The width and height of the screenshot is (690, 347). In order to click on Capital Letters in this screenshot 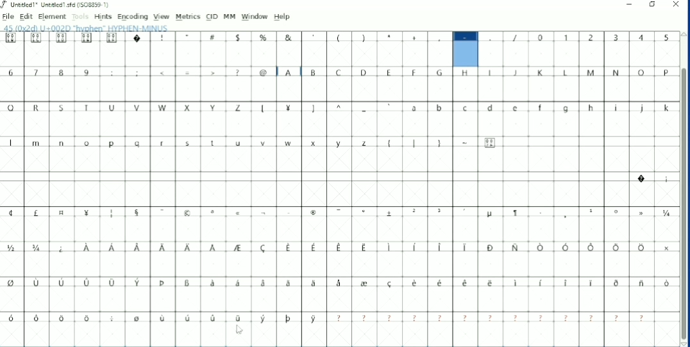, I will do `click(125, 107)`.